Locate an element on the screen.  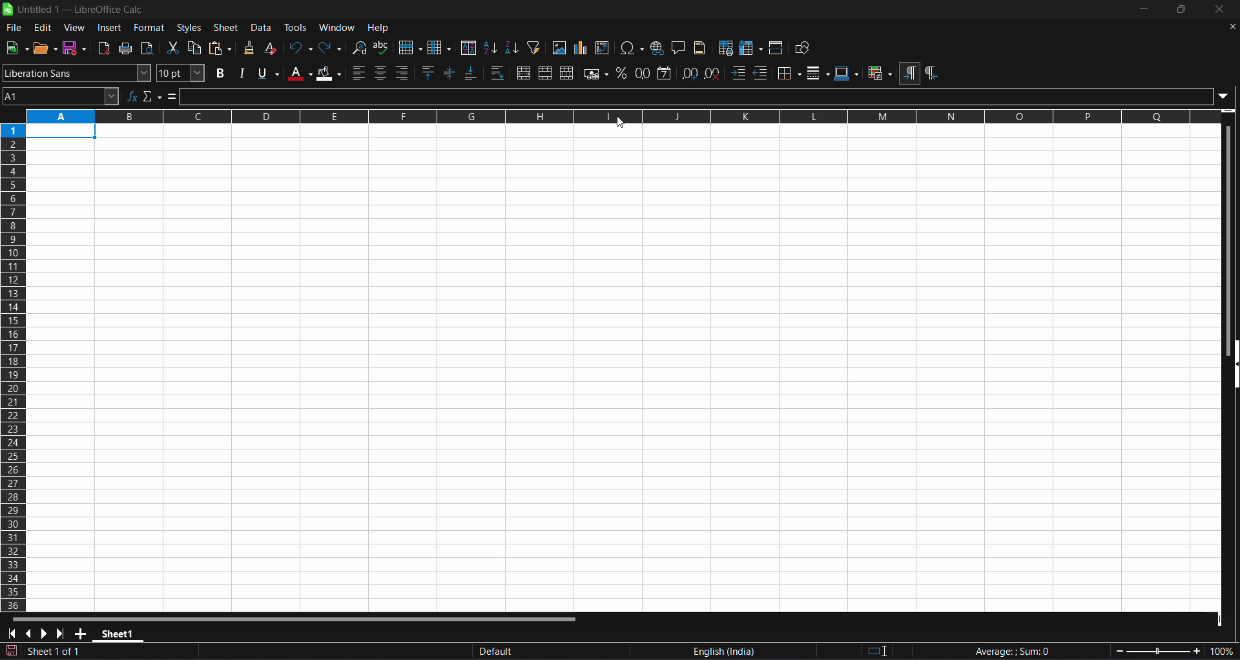
align bottom is located at coordinates (473, 72).